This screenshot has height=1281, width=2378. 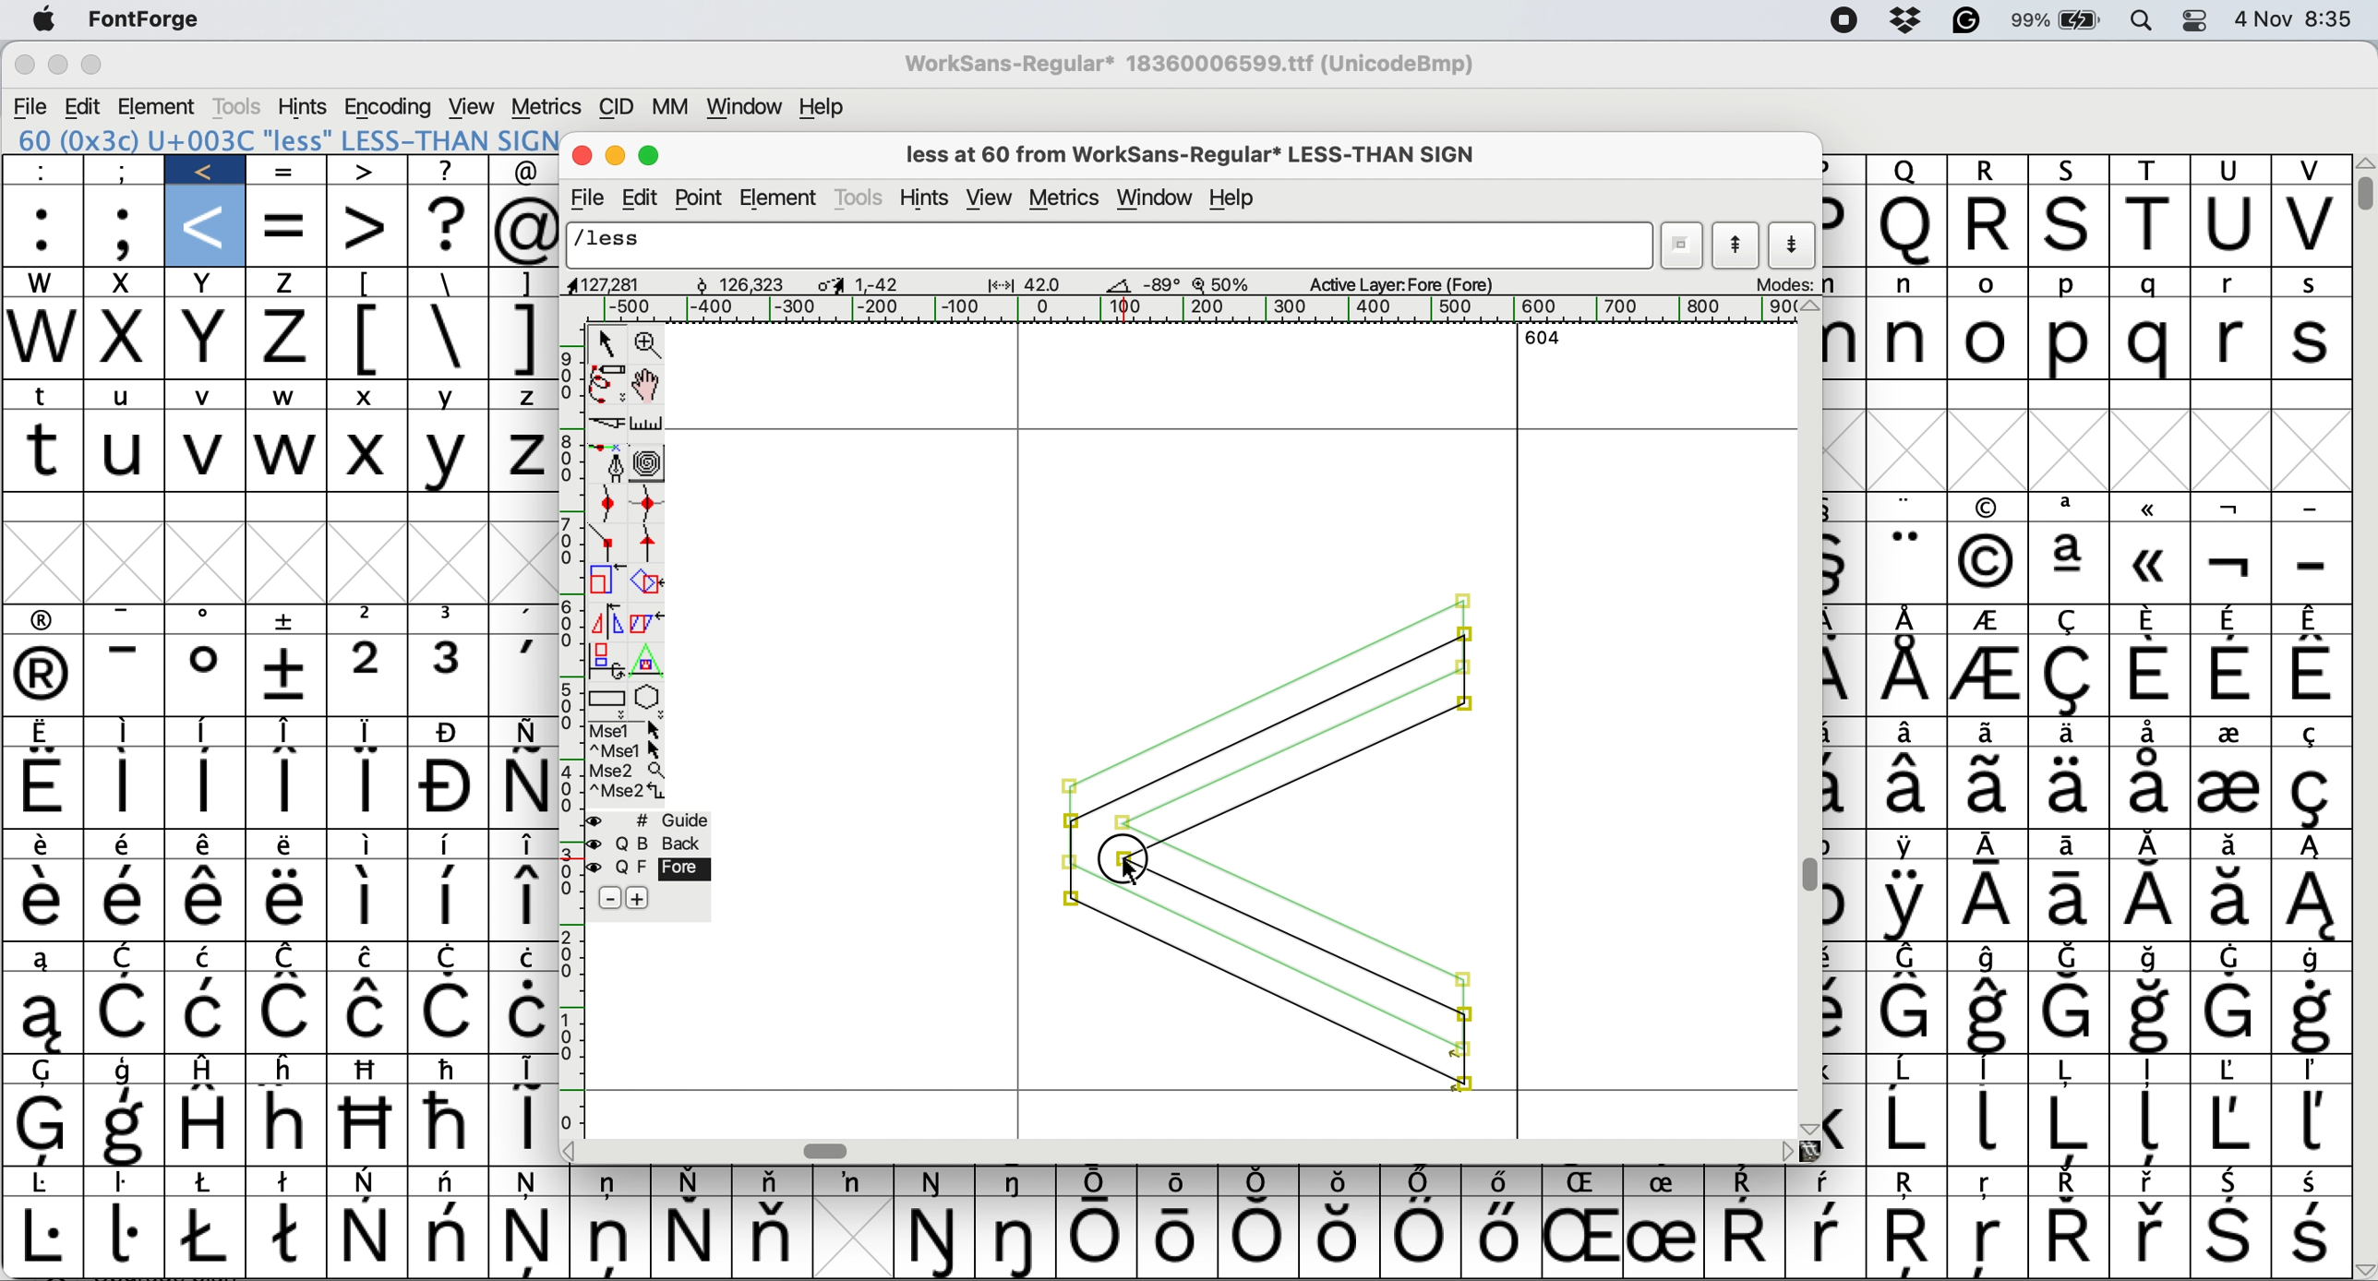 I want to click on Symbol, so click(x=2148, y=733).